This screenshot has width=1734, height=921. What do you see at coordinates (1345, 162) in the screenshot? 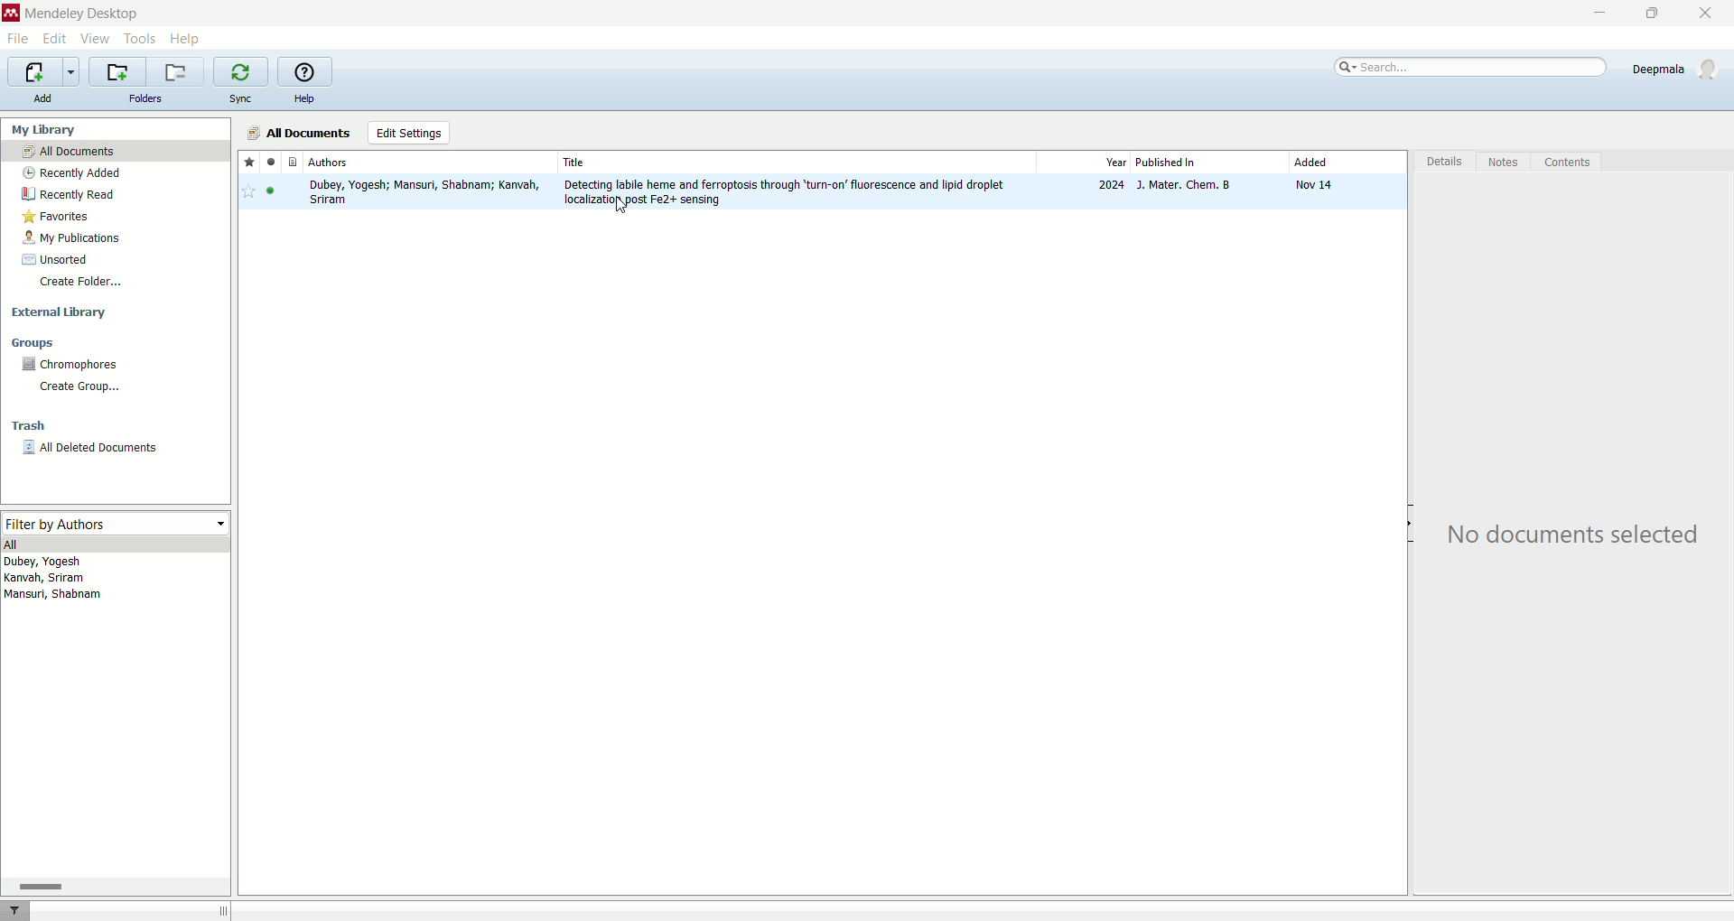
I see `added` at bounding box center [1345, 162].